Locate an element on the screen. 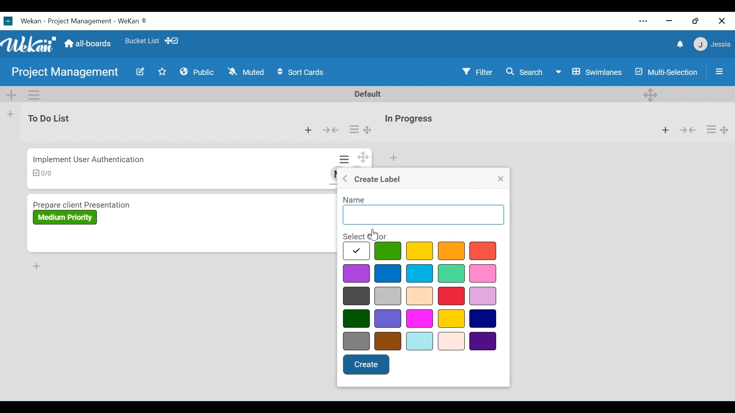 The image size is (735, 413). Name is located at coordinates (353, 200).